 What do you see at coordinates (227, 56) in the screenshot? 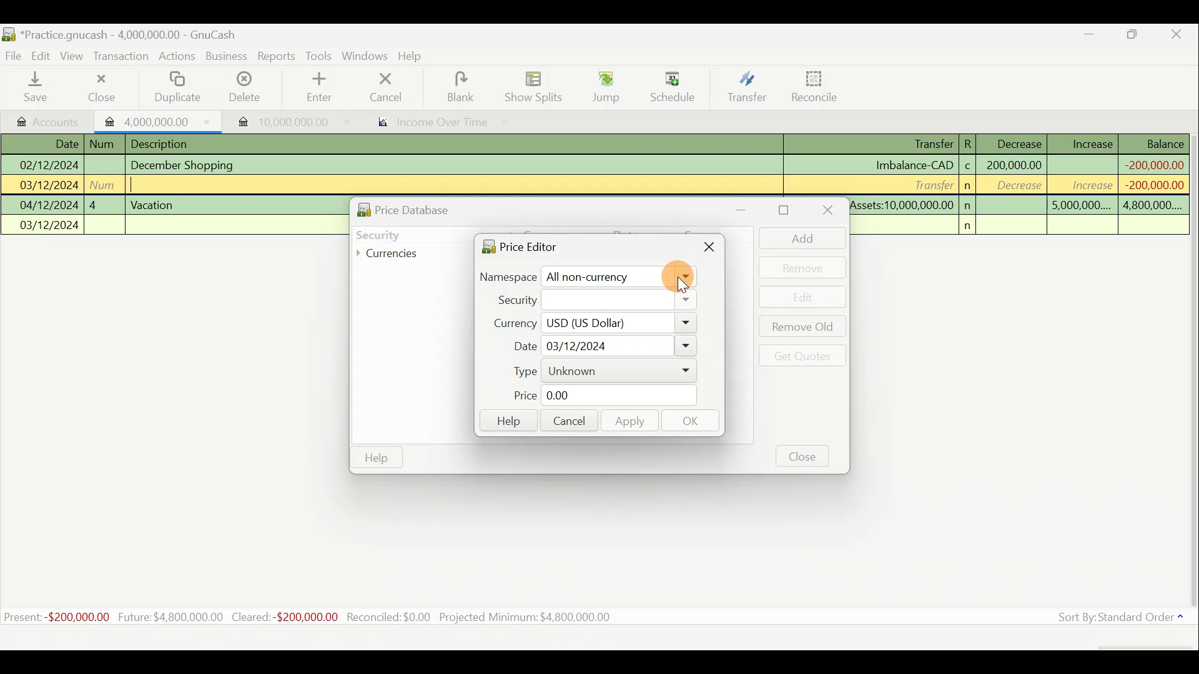
I see `Business` at bounding box center [227, 56].